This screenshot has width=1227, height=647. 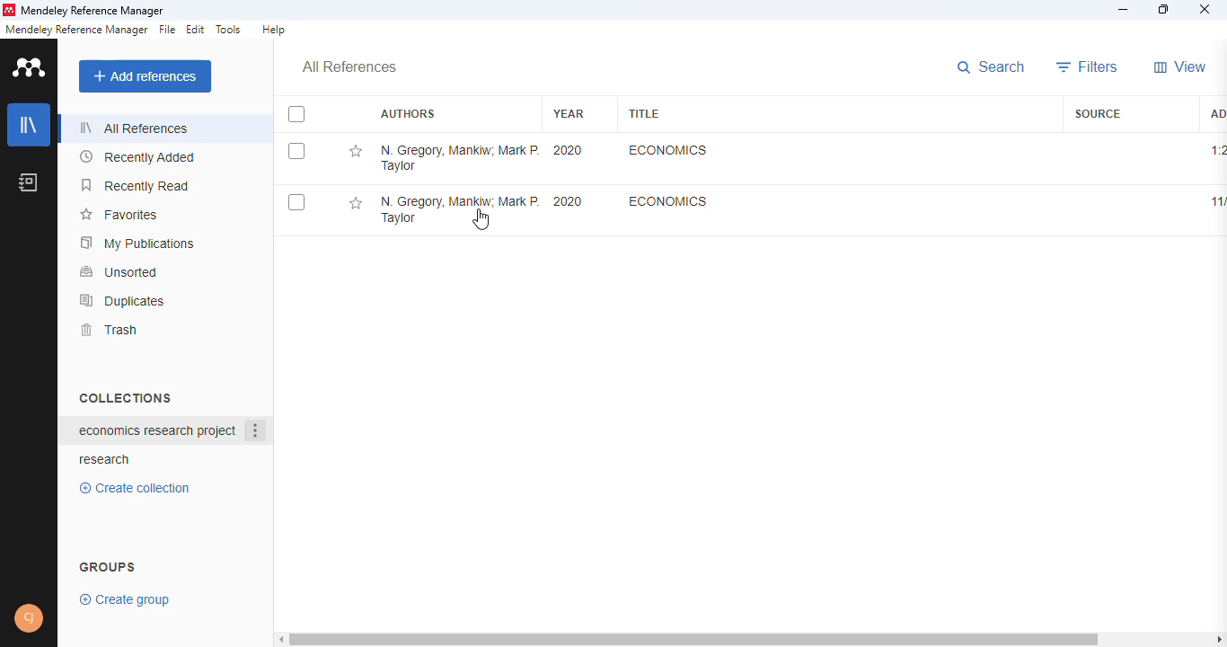 What do you see at coordinates (1088, 66) in the screenshot?
I see `filters` at bounding box center [1088, 66].